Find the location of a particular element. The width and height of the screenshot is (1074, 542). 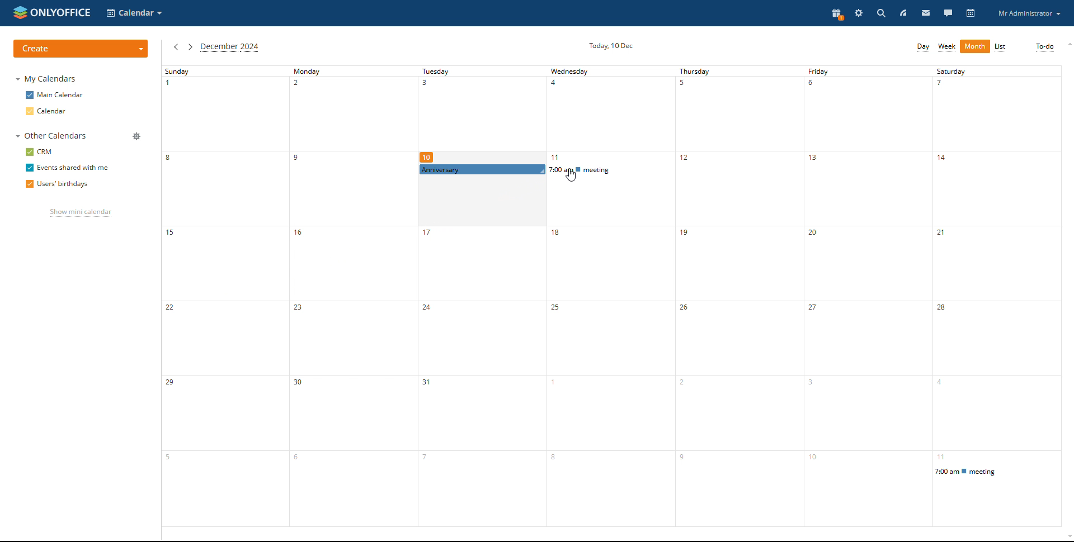

thursday is located at coordinates (742, 296).